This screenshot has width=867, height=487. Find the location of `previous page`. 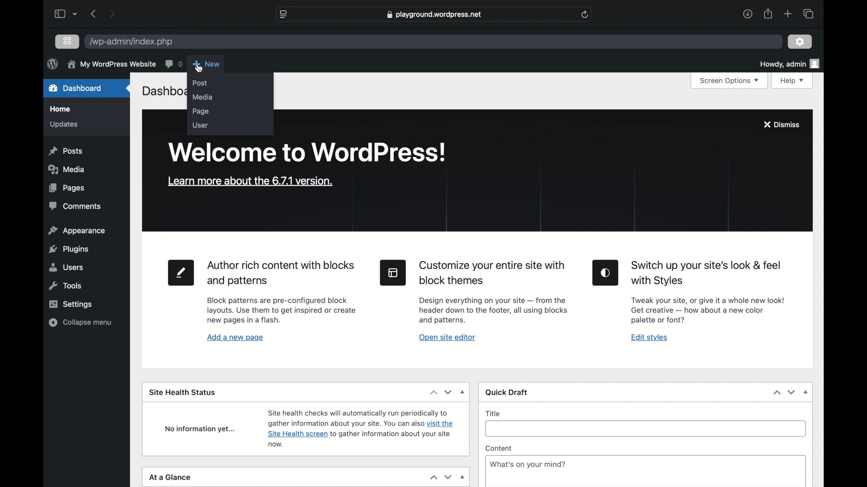

previous page is located at coordinates (94, 14).